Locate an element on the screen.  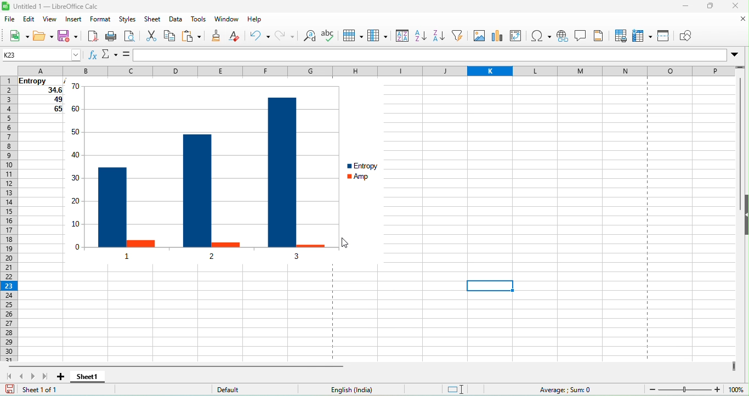
horizontal scroll bar is located at coordinates (177, 366).